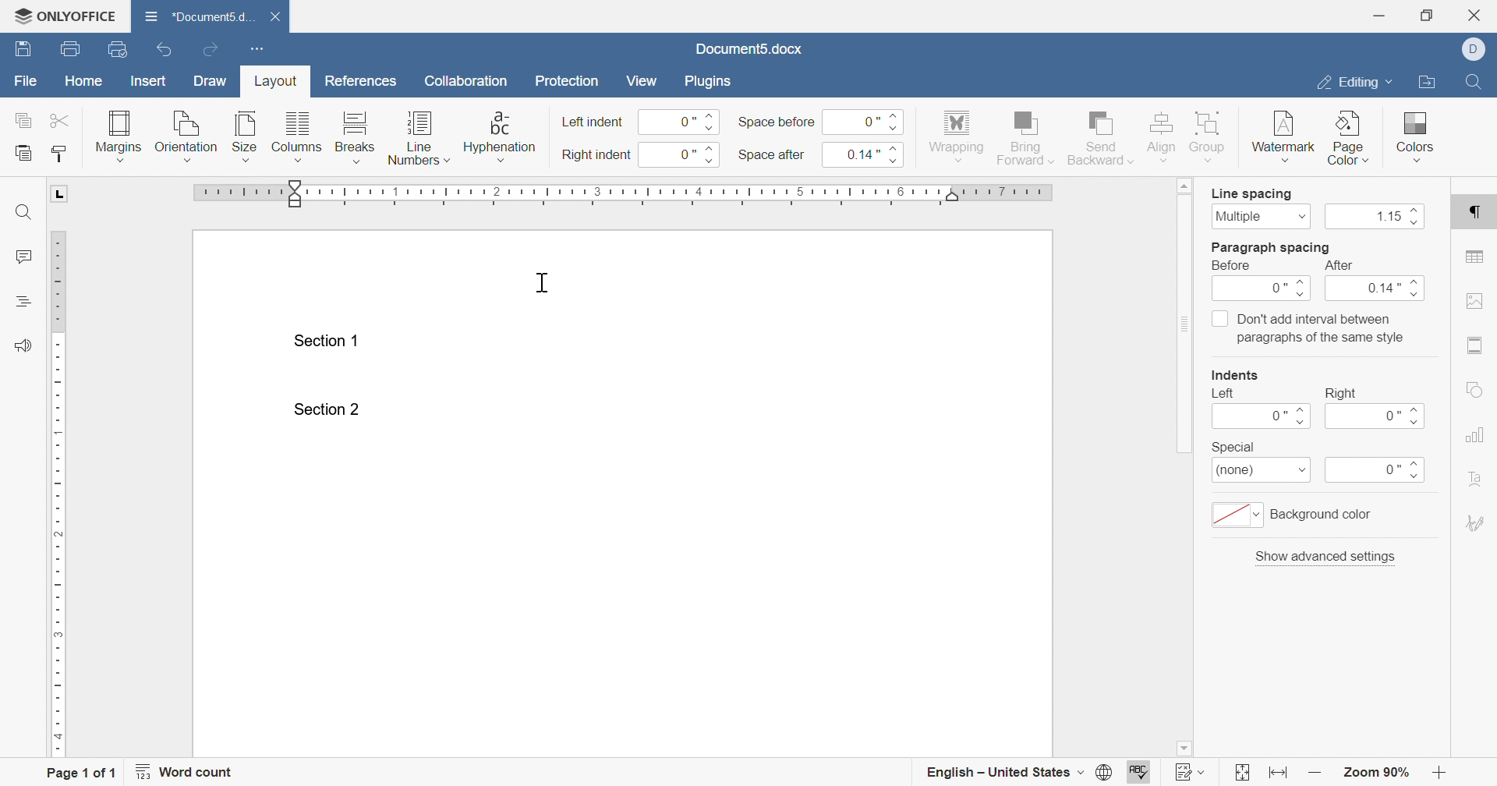 The image size is (1497, 786). What do you see at coordinates (1417, 135) in the screenshot?
I see `colors` at bounding box center [1417, 135].